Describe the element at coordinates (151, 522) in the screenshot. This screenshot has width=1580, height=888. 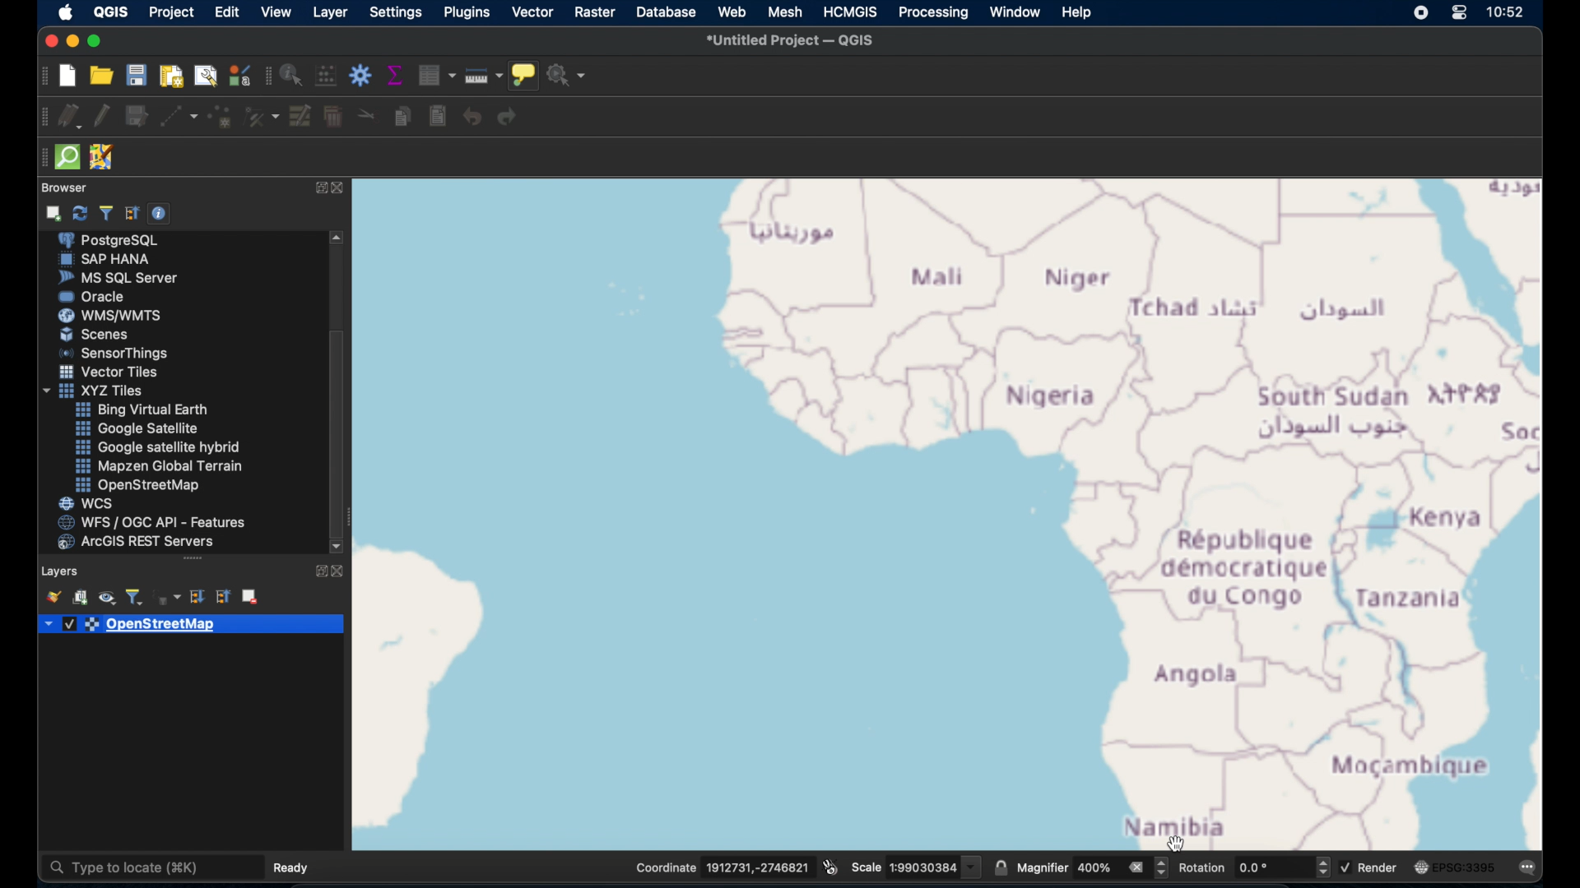
I see `wfs/ogc api - features` at that location.